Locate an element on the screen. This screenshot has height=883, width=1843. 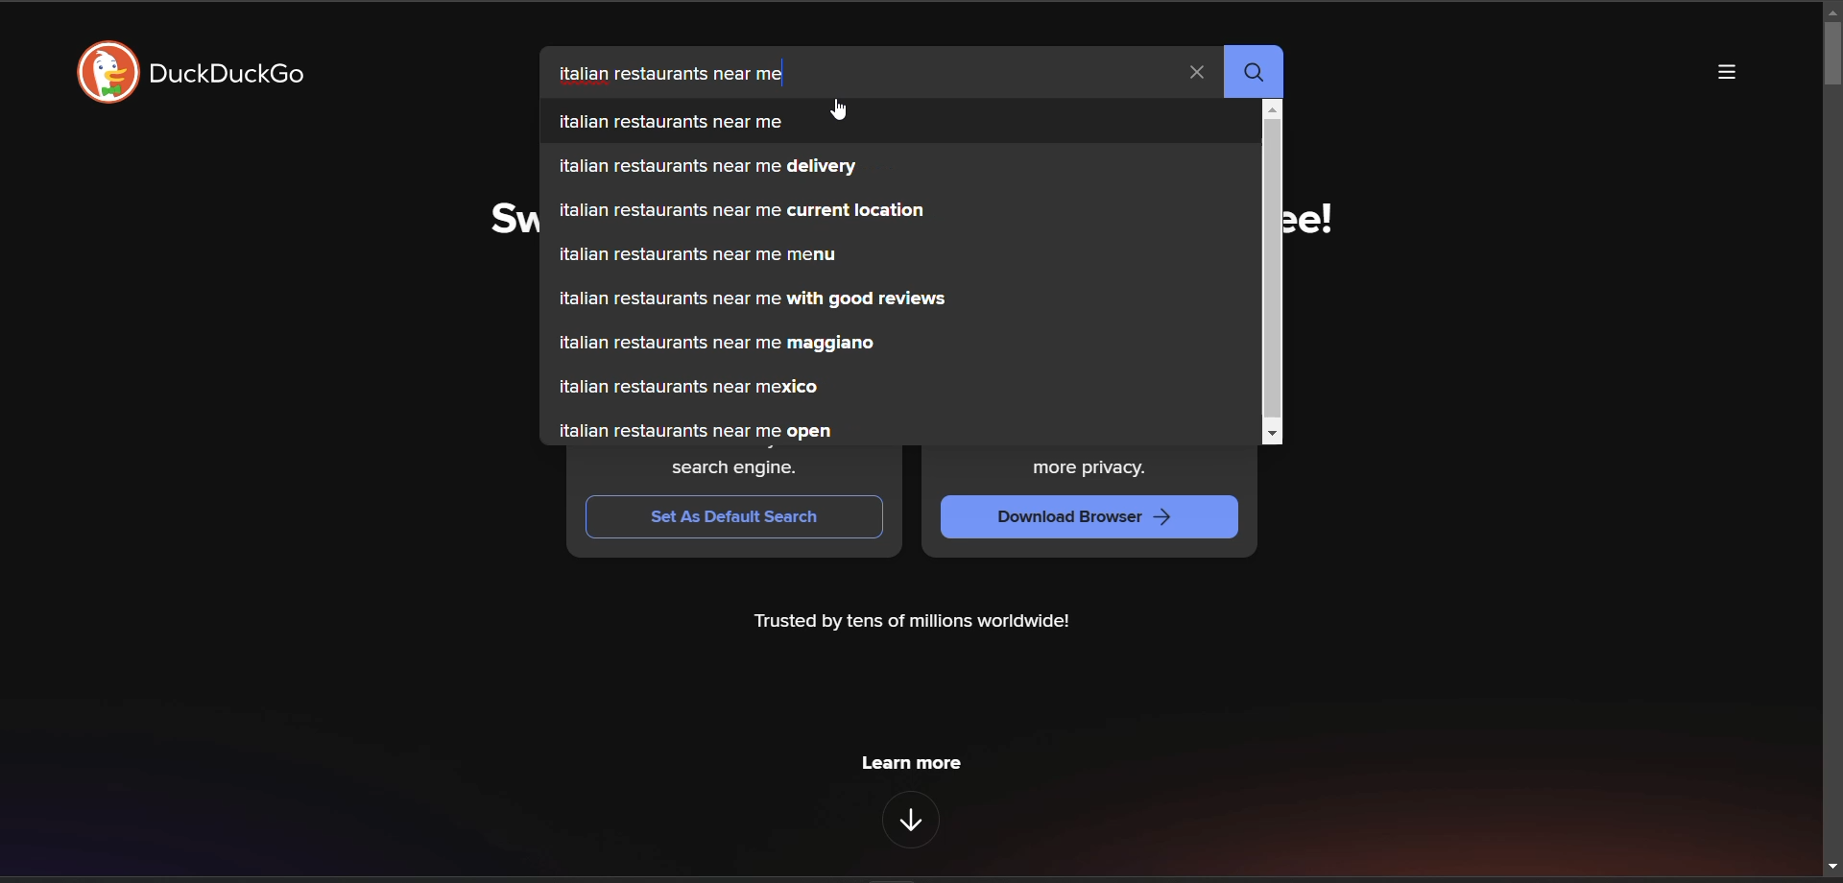
italian restaurants near me current location is located at coordinates (899, 211).